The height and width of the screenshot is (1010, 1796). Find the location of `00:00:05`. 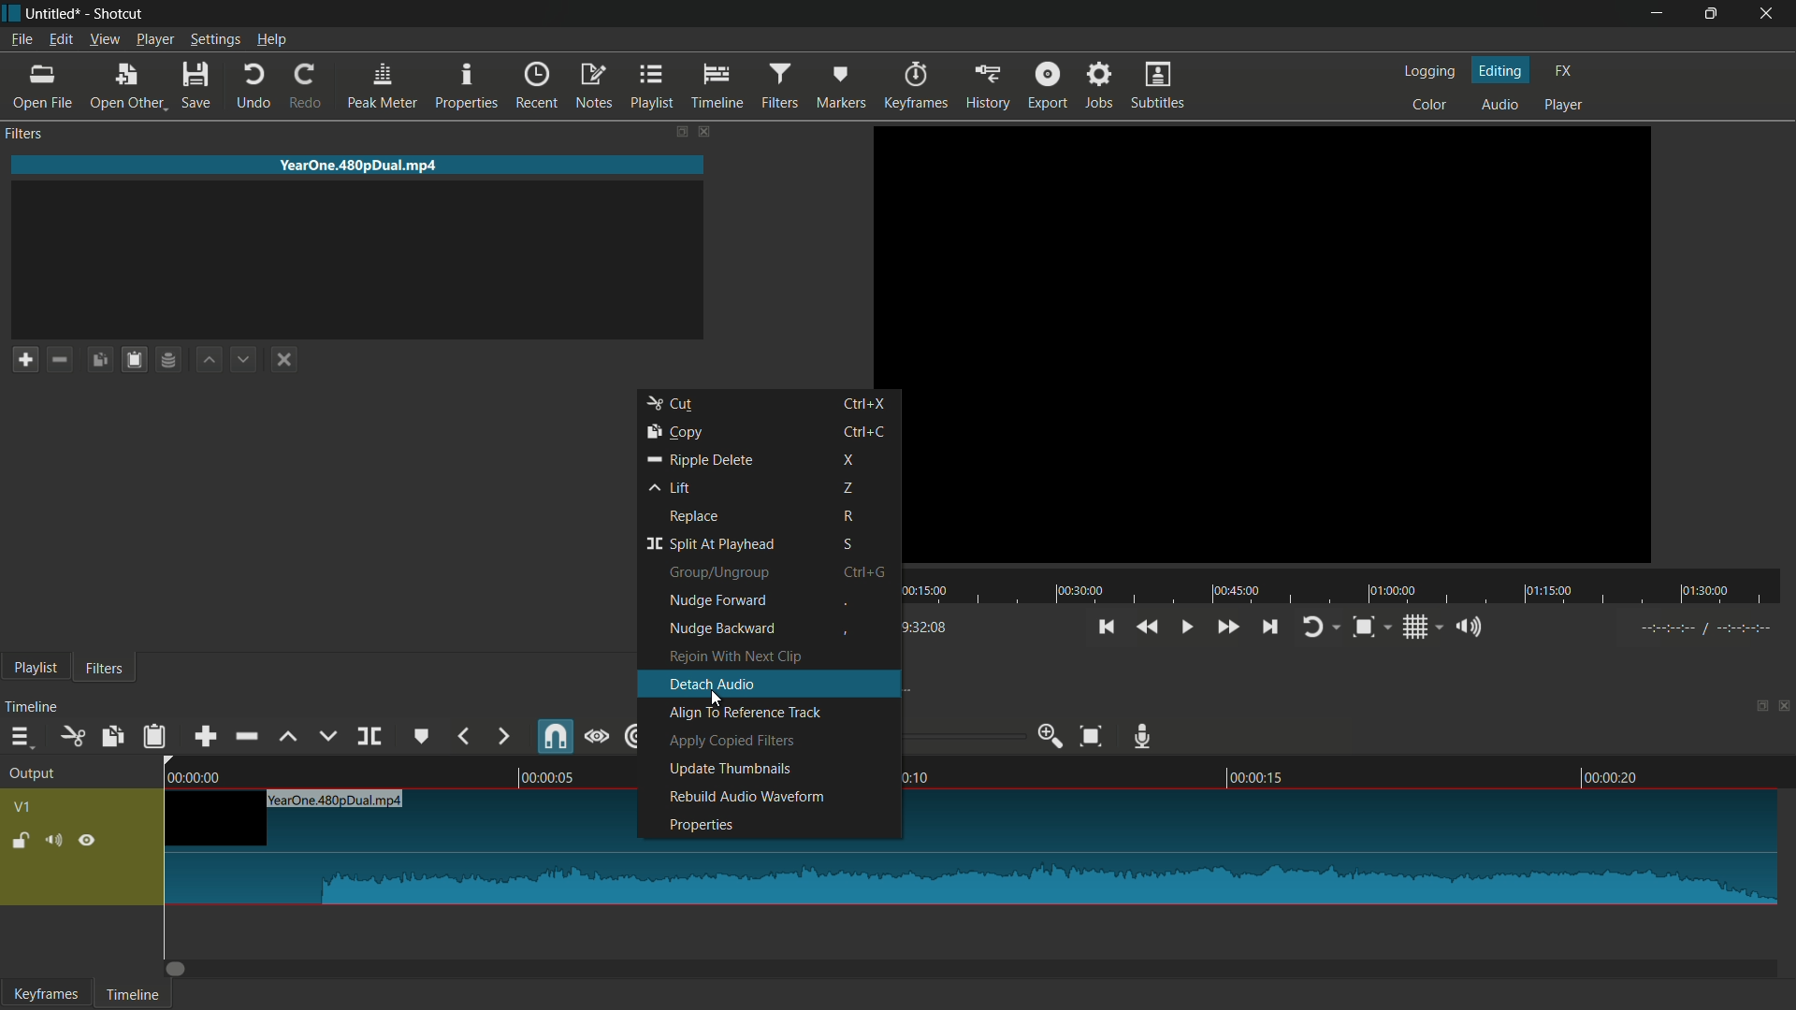

00:00:05 is located at coordinates (559, 778).